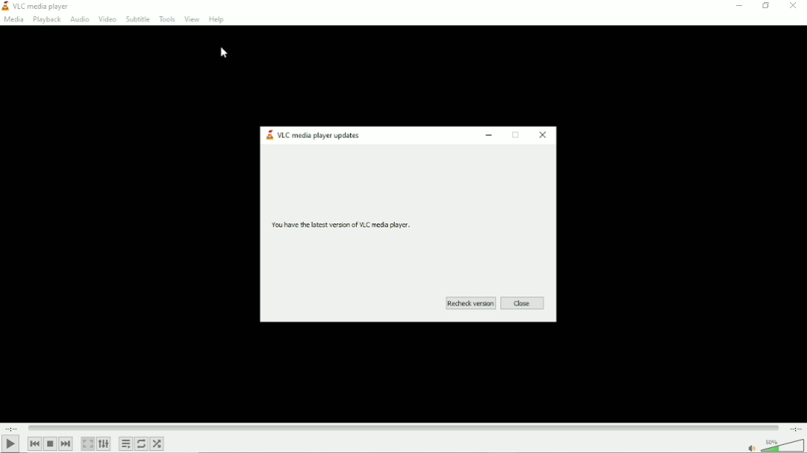 The height and width of the screenshot is (453, 807). What do you see at coordinates (137, 18) in the screenshot?
I see `Subtitle` at bounding box center [137, 18].